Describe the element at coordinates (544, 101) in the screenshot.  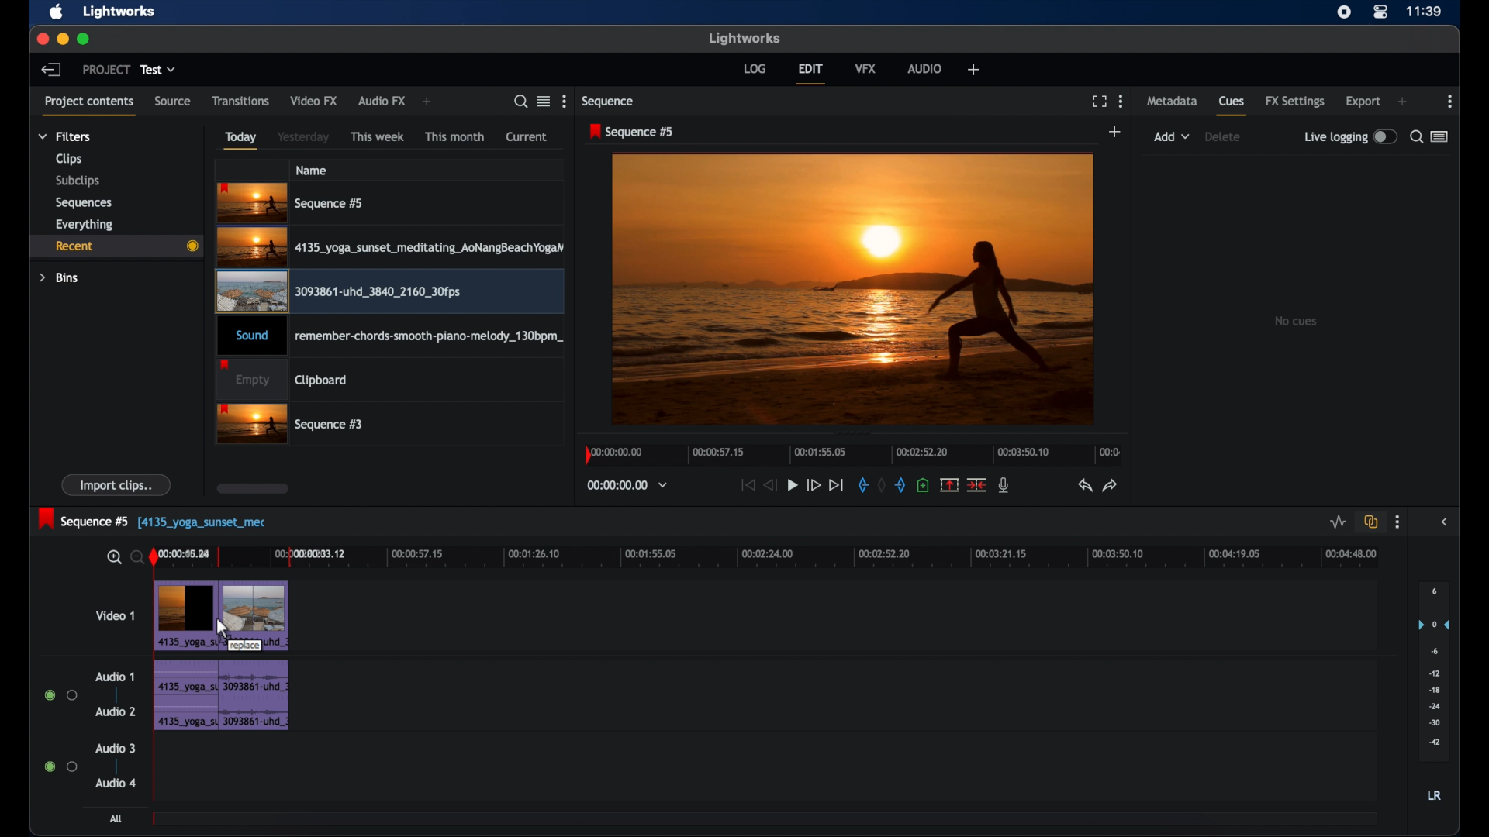
I see `toggle list or tile view` at that location.